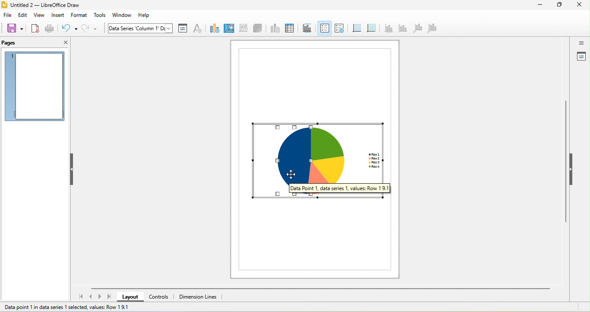 The image size is (590, 312). What do you see at coordinates (274, 29) in the screenshot?
I see `data ranges` at bounding box center [274, 29].